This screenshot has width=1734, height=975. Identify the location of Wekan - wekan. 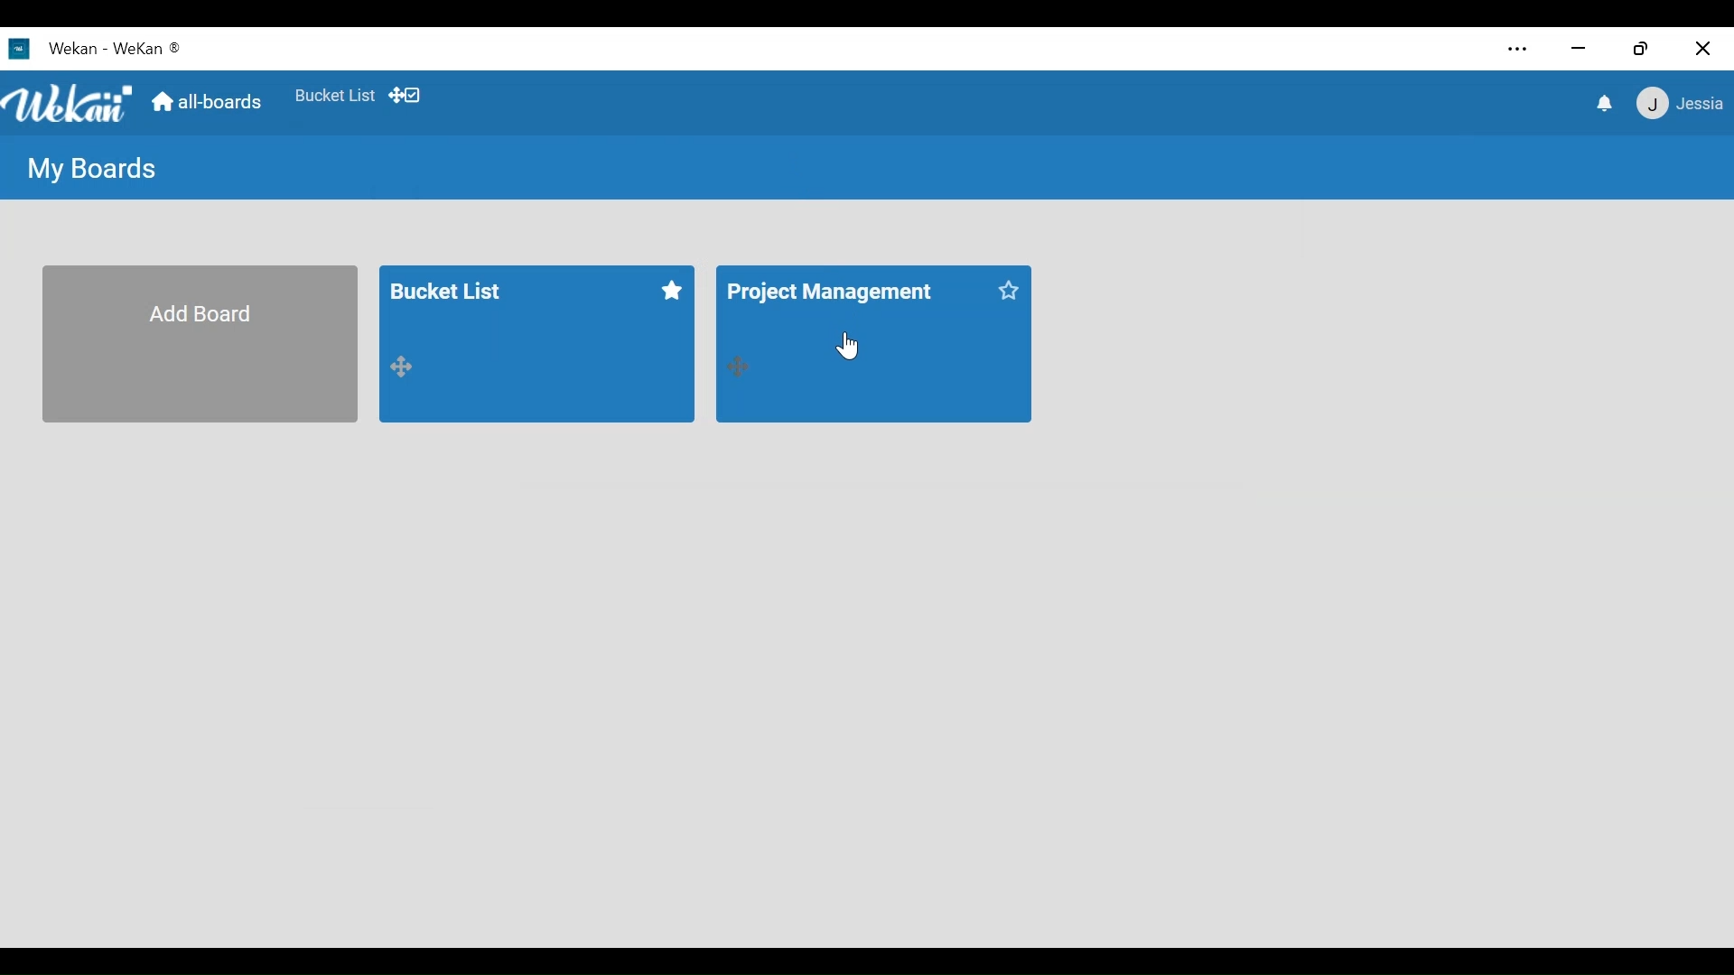
(127, 49).